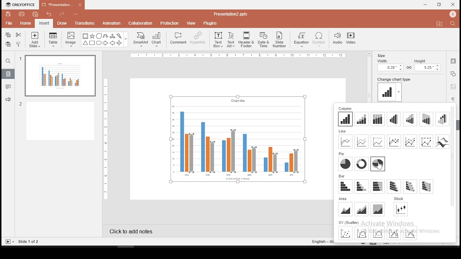  What do you see at coordinates (426, 119) in the screenshot?
I see `6` at bounding box center [426, 119].